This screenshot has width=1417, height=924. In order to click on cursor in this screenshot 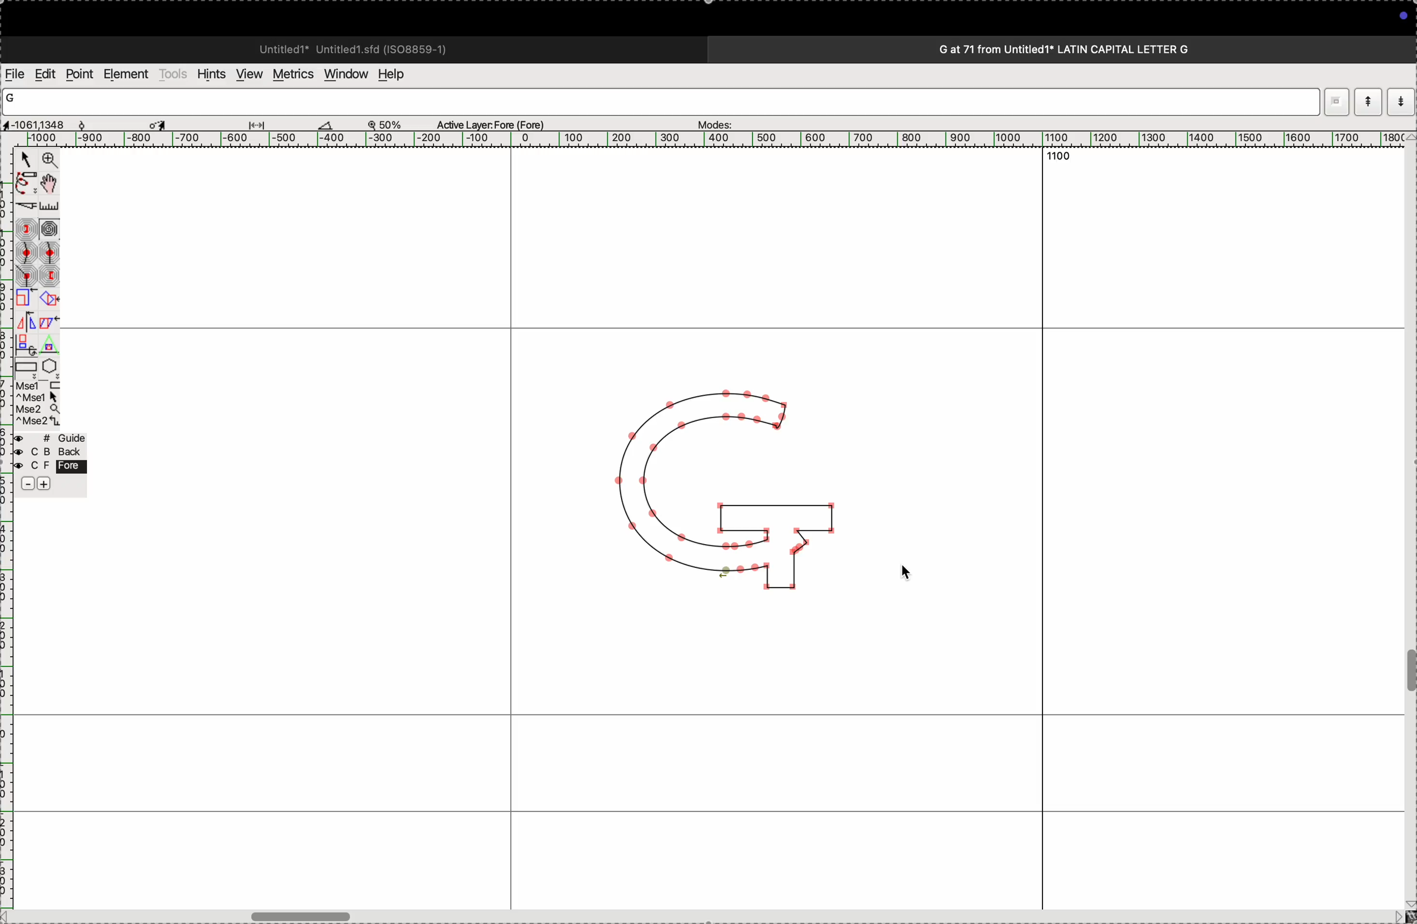, I will do `click(915, 573)`.